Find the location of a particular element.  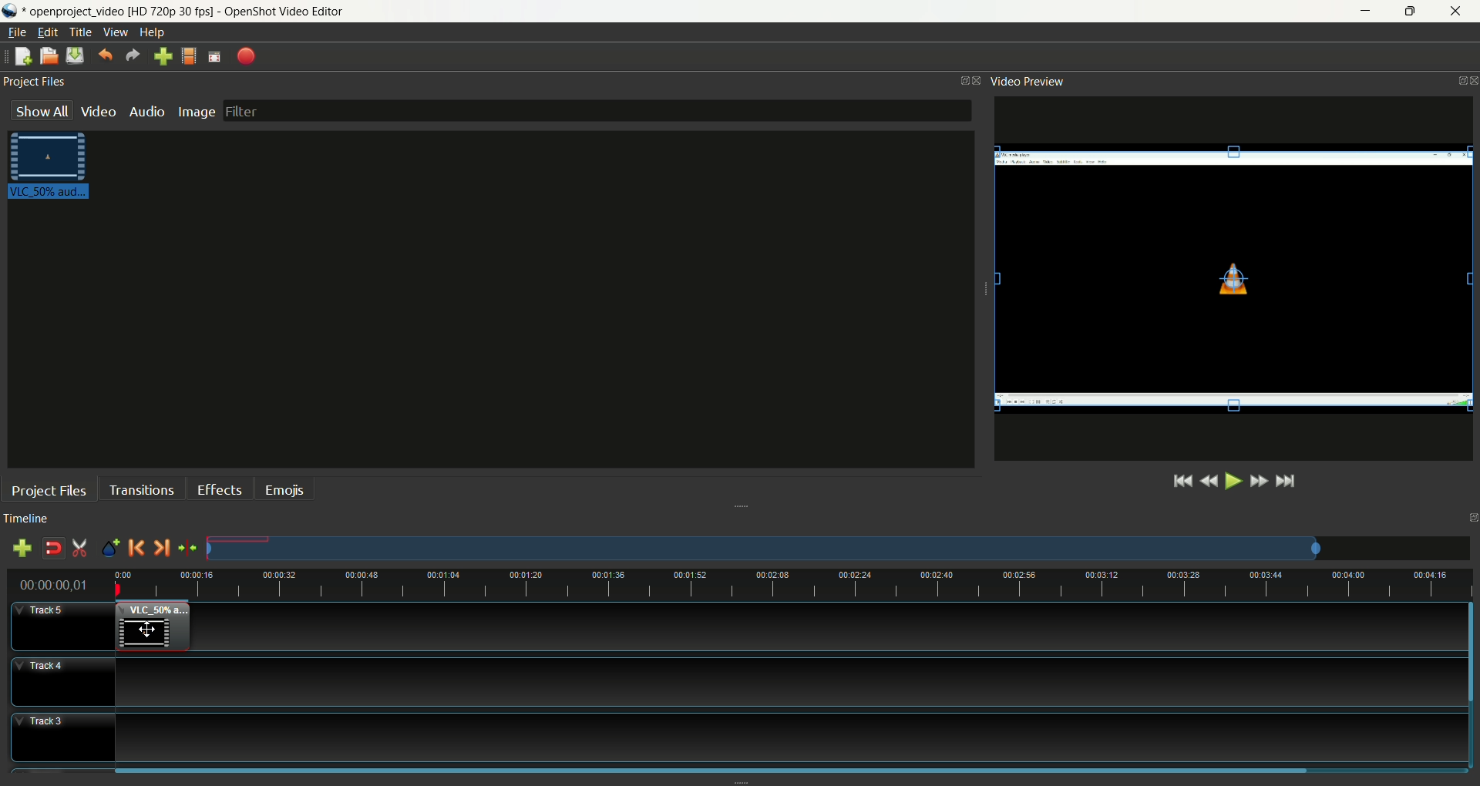

choose profile is located at coordinates (189, 57).